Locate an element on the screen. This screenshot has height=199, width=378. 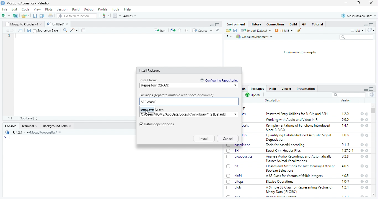
Packages is located at coordinates (258, 89).